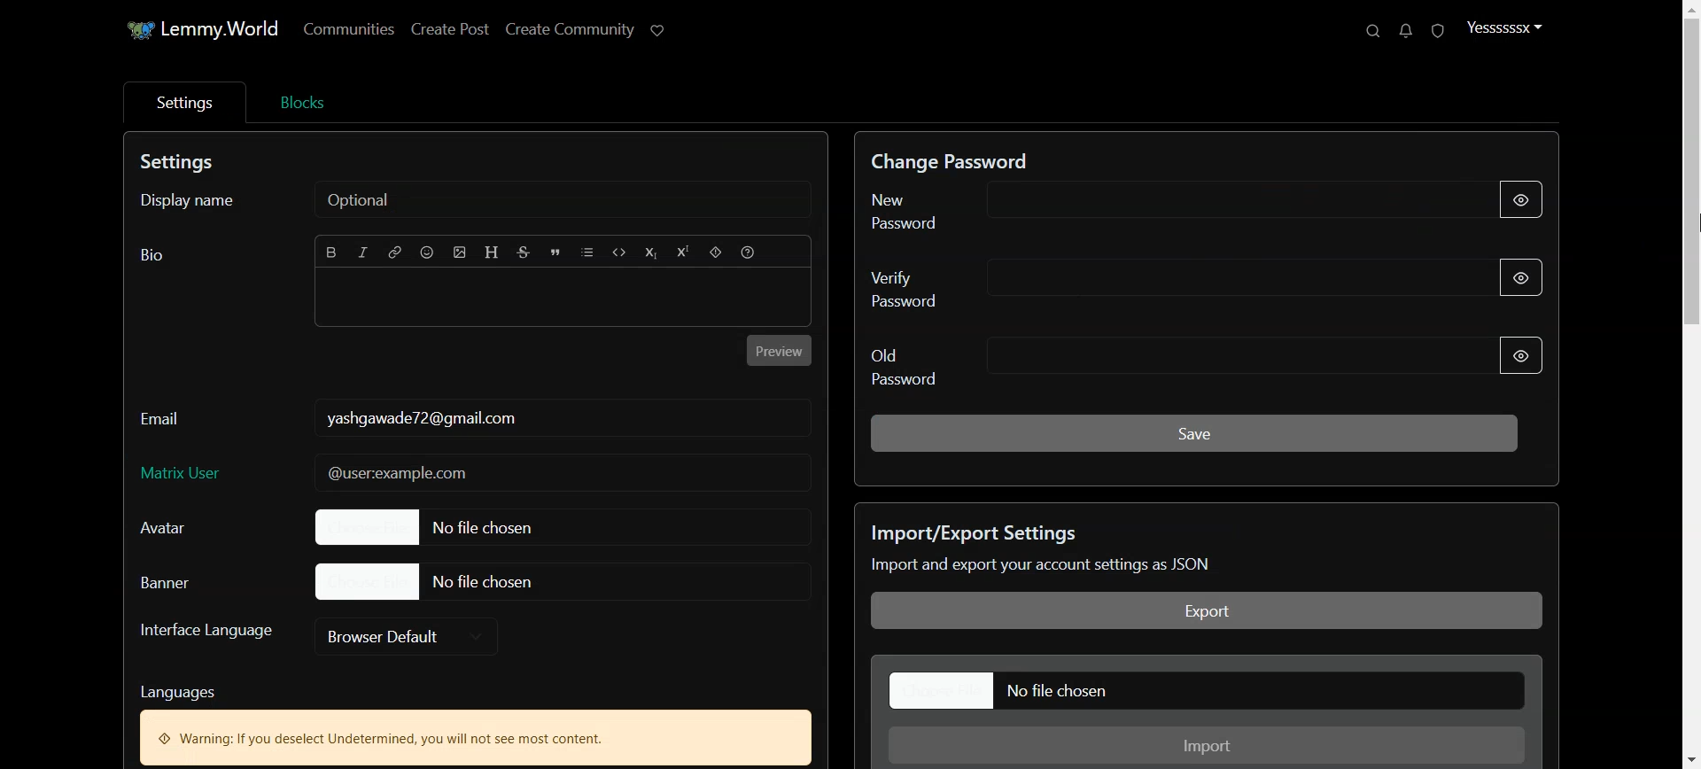 Image resolution: width=1701 pixels, height=769 pixels. What do you see at coordinates (1204, 610) in the screenshot?
I see `Export` at bounding box center [1204, 610].